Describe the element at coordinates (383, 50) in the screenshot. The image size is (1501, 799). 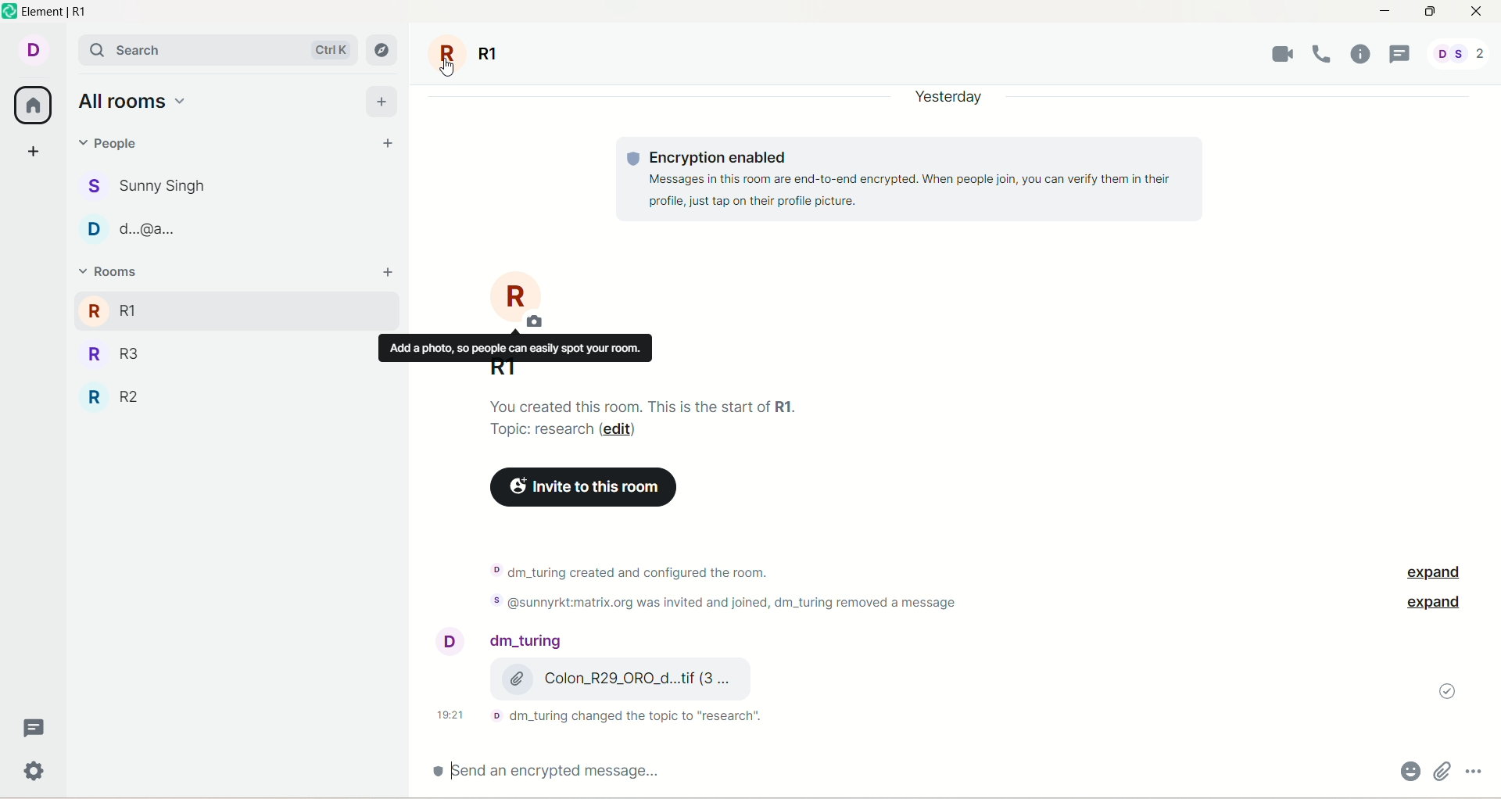
I see `explore room` at that location.